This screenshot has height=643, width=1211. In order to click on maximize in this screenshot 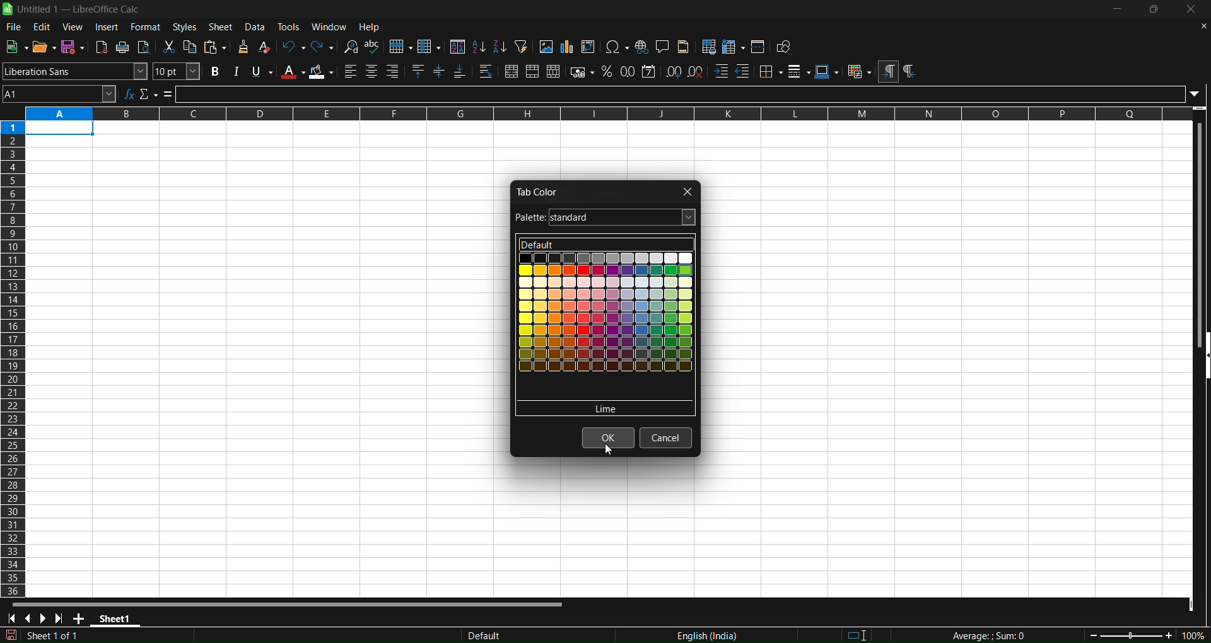, I will do `click(1157, 10)`.